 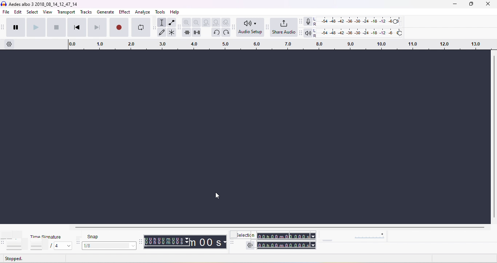 I want to click on effect, so click(x=124, y=12).